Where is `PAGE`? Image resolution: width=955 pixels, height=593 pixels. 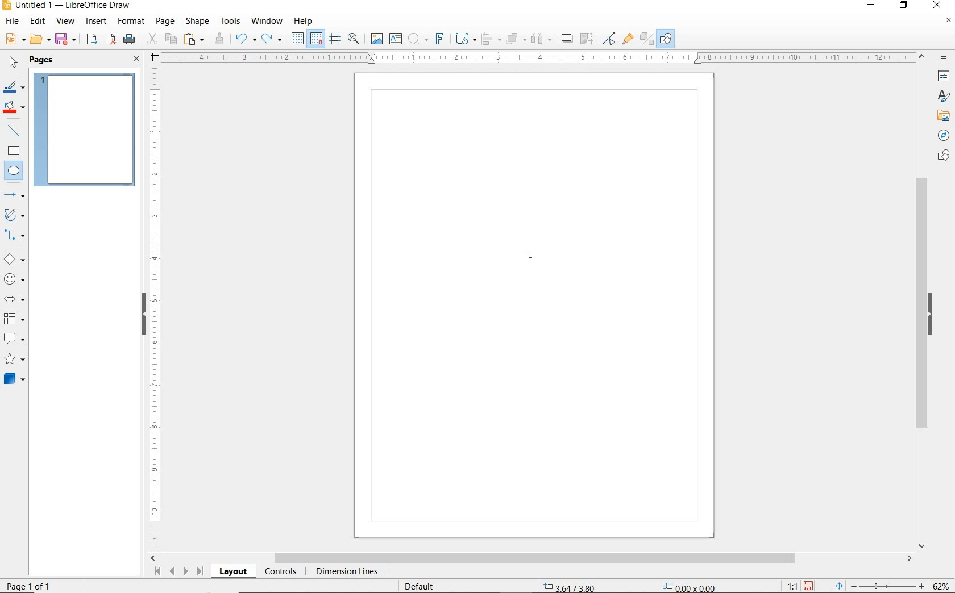 PAGE is located at coordinates (165, 21).